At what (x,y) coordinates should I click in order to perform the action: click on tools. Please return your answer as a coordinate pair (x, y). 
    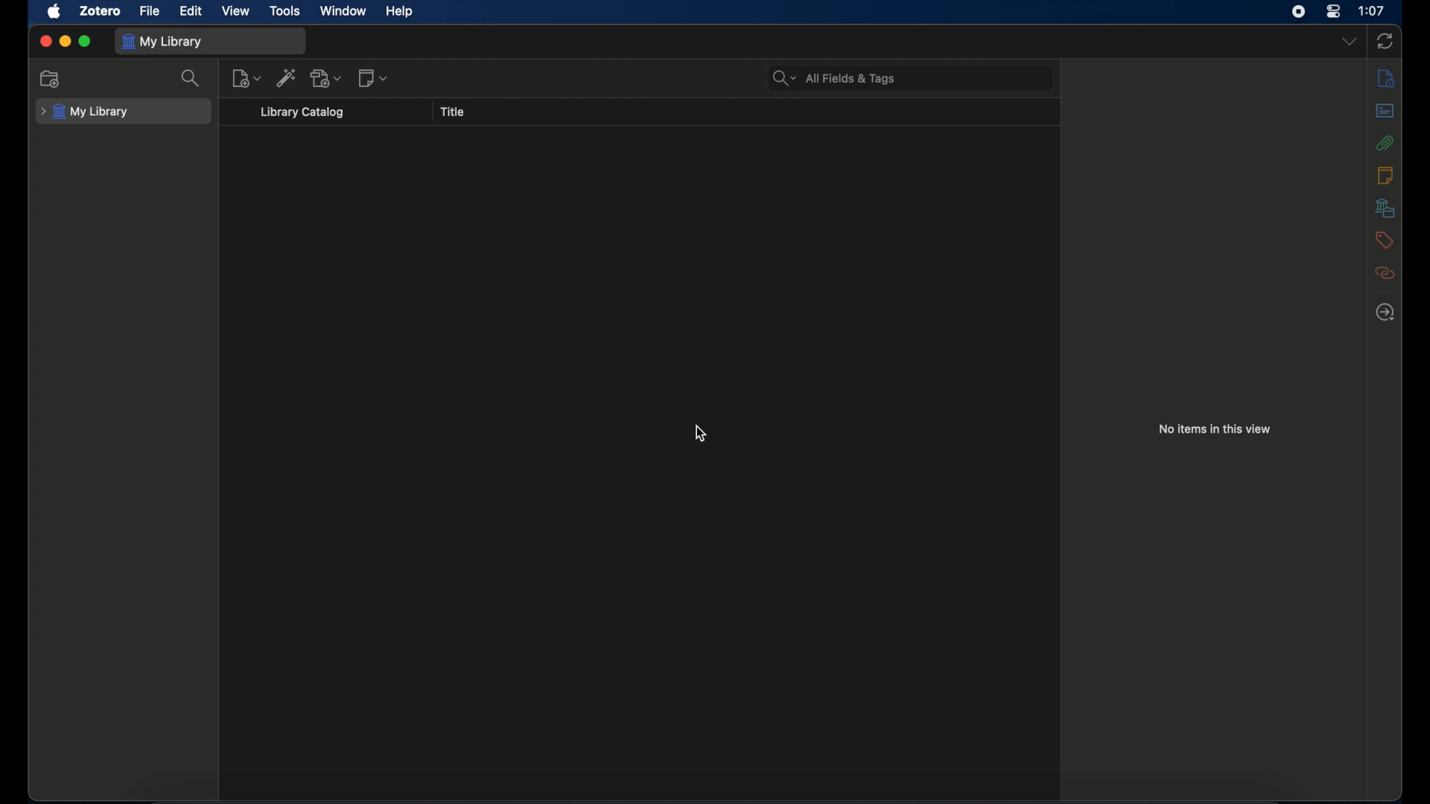
    Looking at the image, I should click on (285, 11).